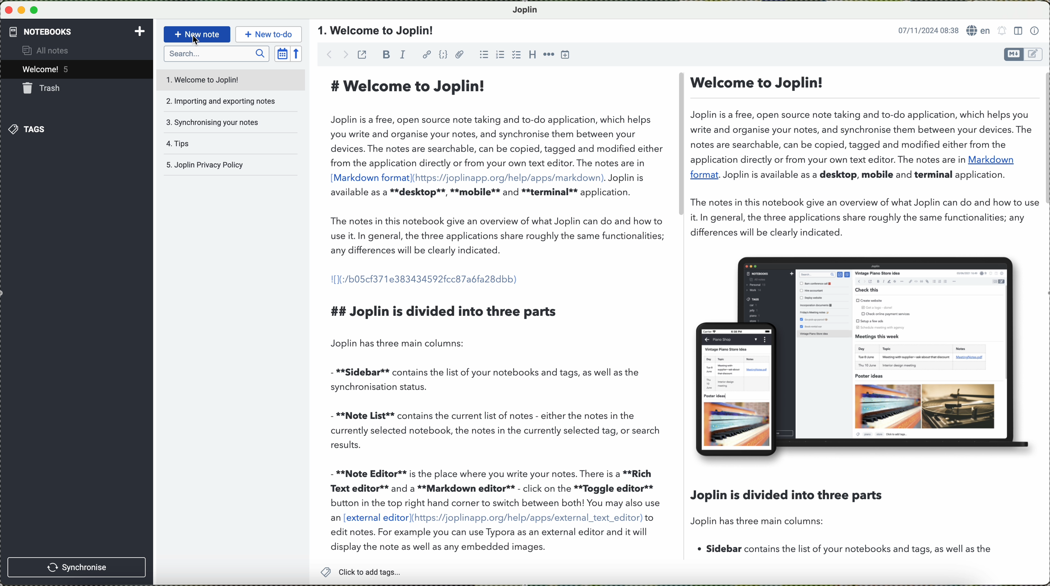 The image size is (1050, 586). I want to click on code, so click(444, 55).